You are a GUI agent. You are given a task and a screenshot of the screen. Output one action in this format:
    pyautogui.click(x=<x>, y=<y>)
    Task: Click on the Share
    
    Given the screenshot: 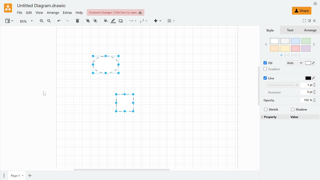 What is the action you would take?
    pyautogui.click(x=301, y=11)
    